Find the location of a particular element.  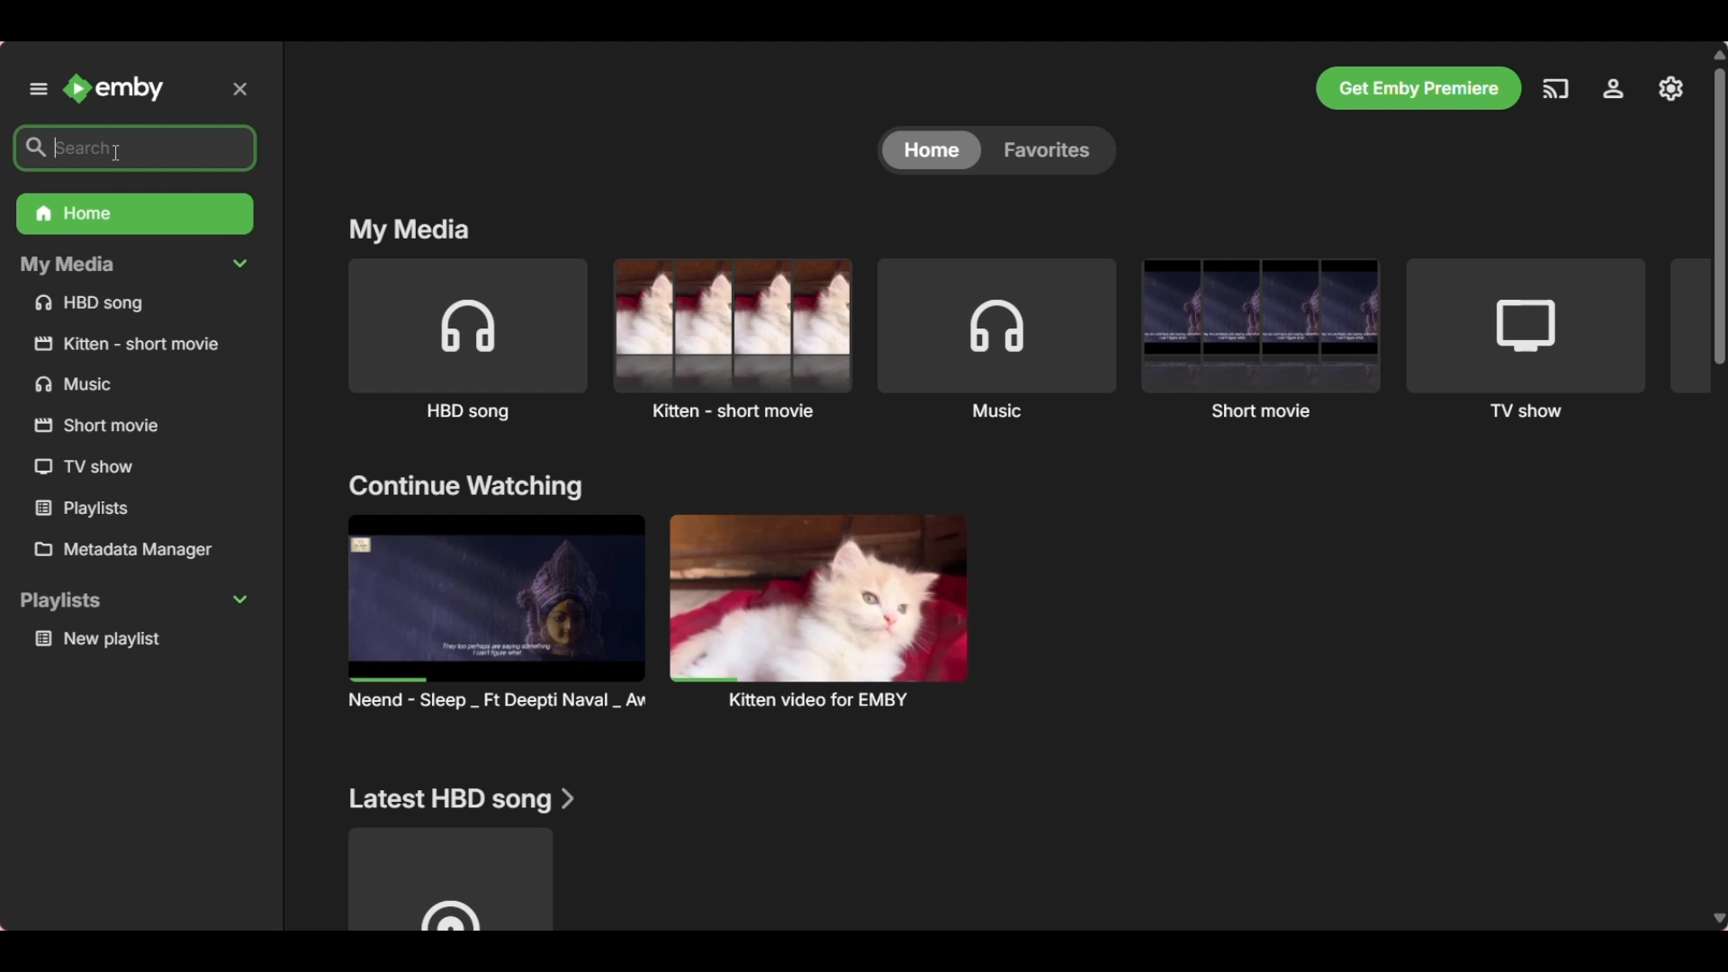

Delete inputs is located at coordinates (240, 88).